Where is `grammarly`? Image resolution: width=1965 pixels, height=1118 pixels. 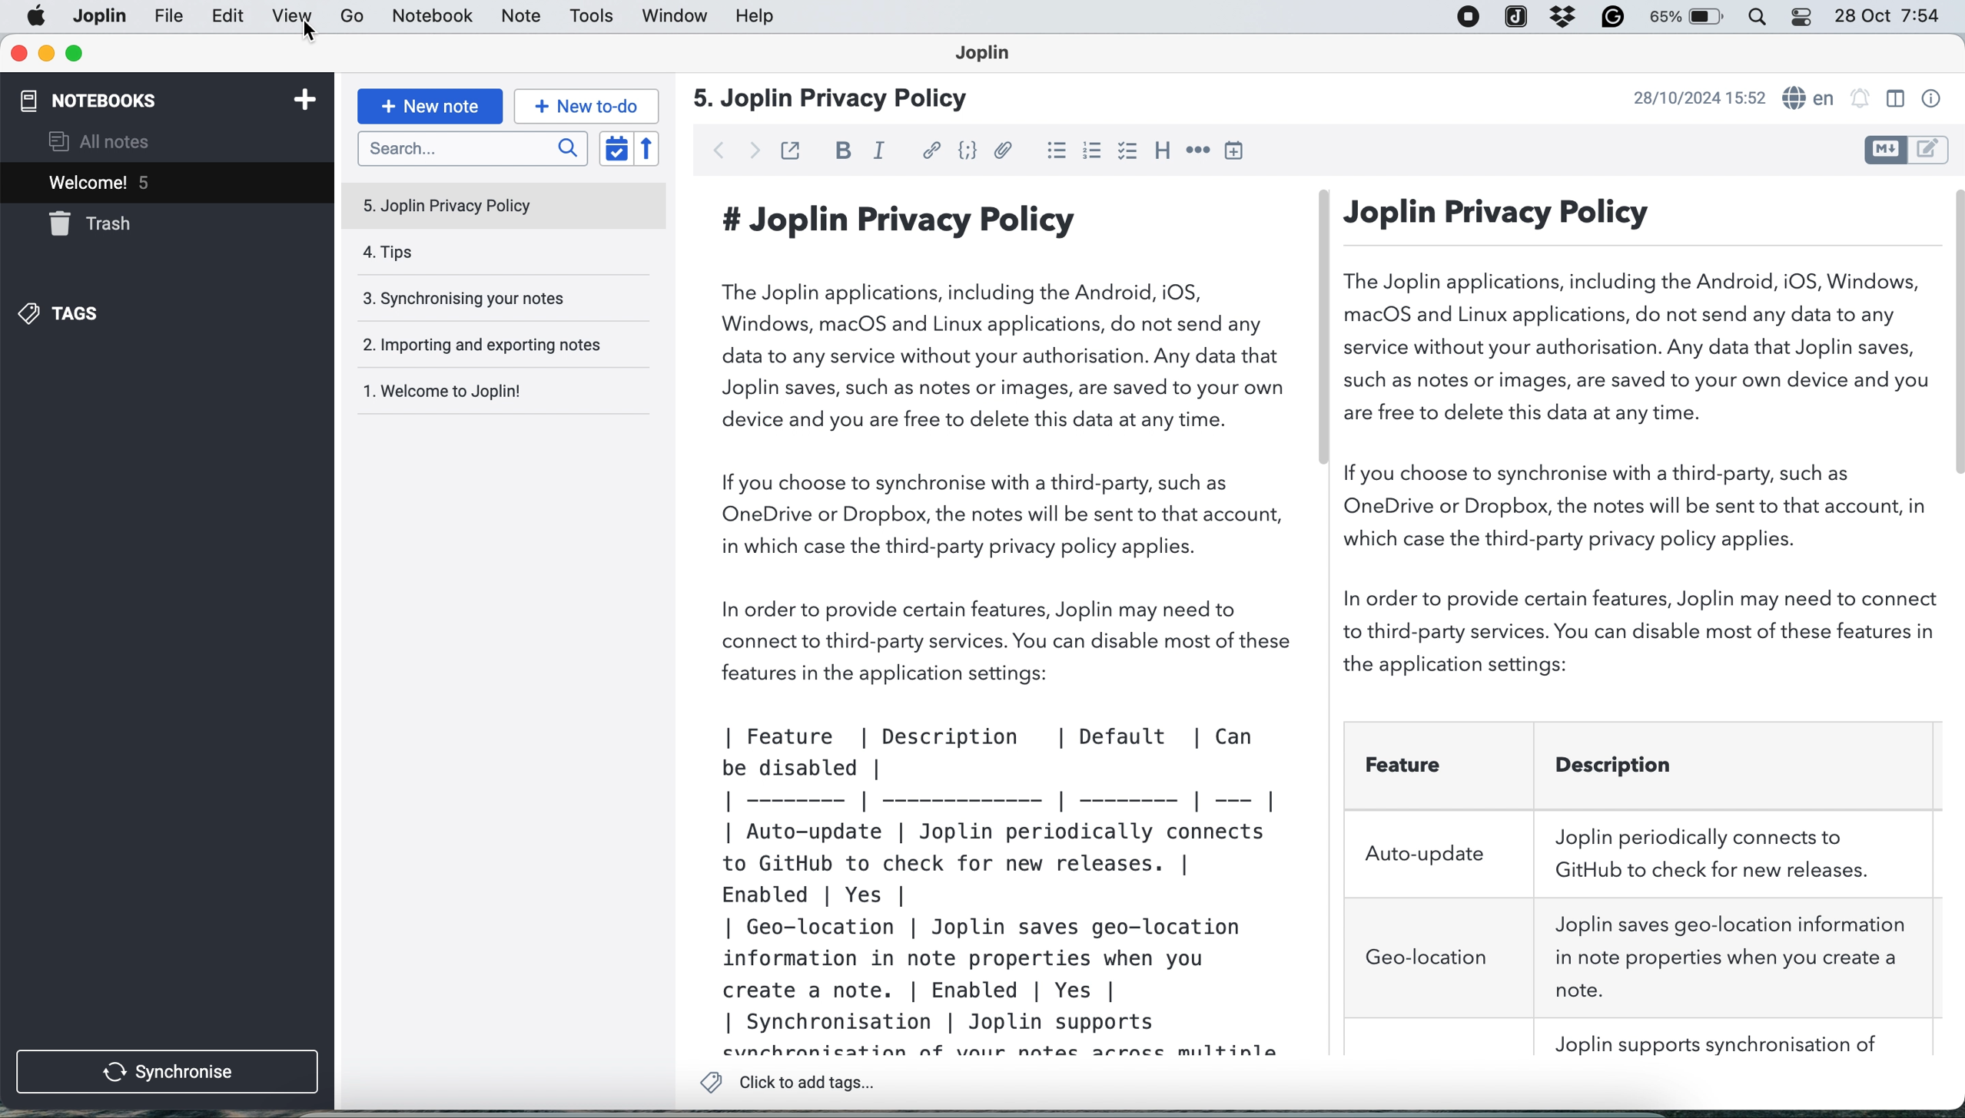
grammarly is located at coordinates (1613, 18).